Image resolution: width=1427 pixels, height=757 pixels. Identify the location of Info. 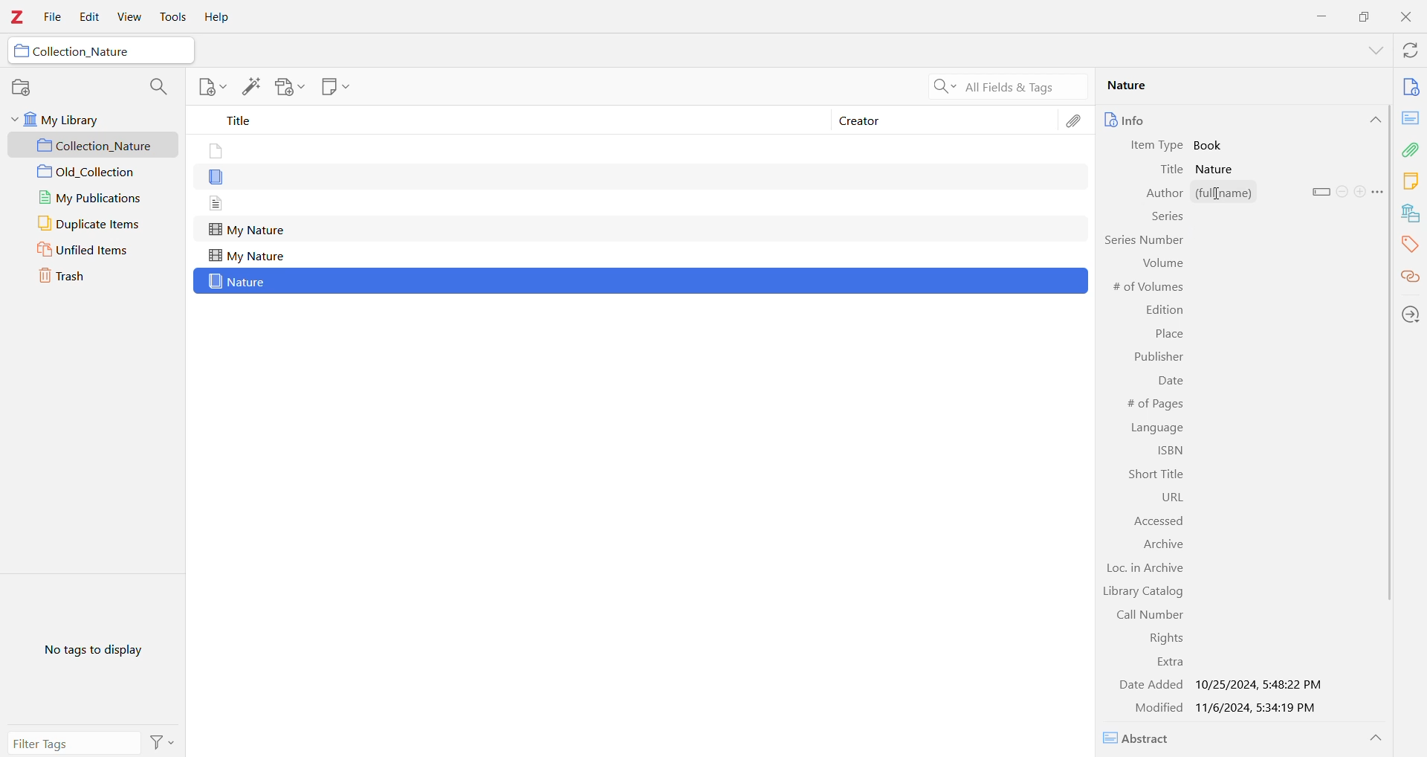
(1154, 120).